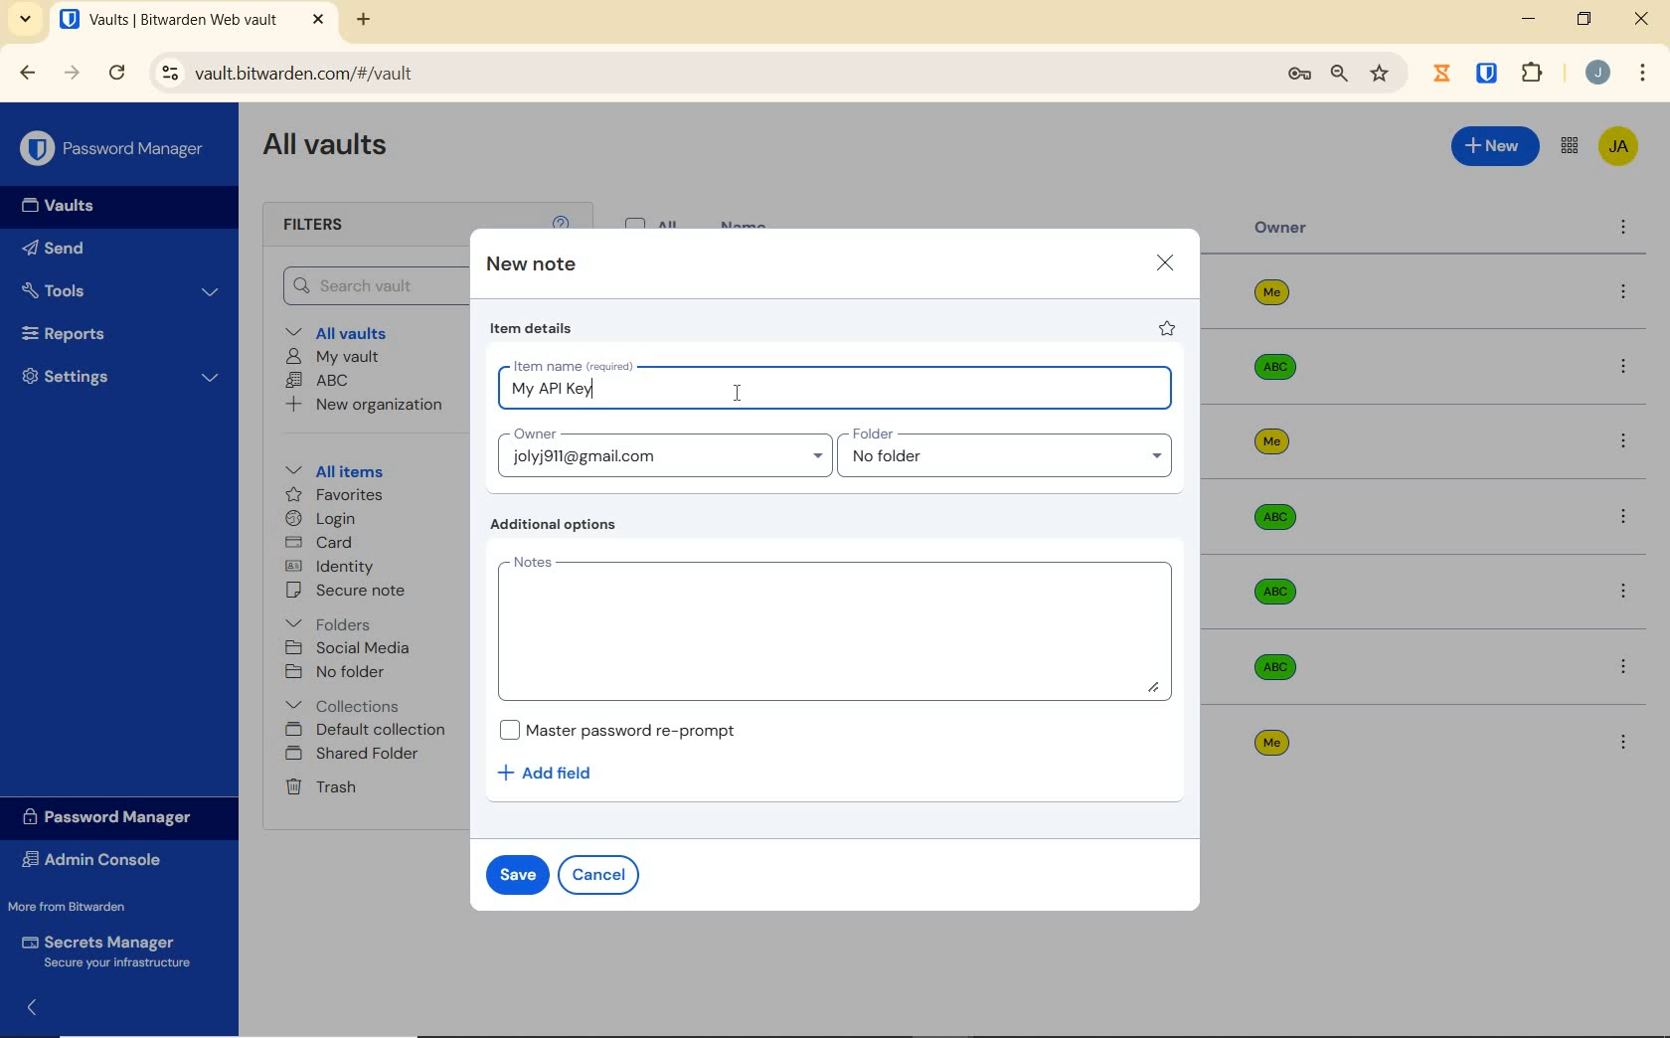 The width and height of the screenshot is (1670, 1038). I want to click on RESTORE, so click(1584, 22).